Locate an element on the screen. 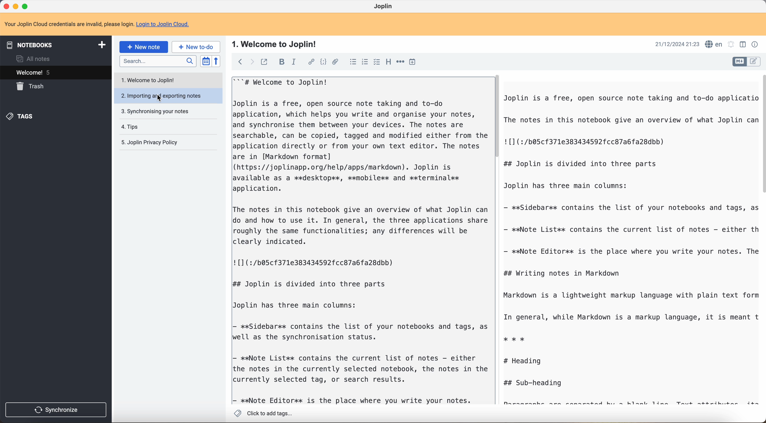 The height and width of the screenshot is (423, 766). foward is located at coordinates (250, 62).